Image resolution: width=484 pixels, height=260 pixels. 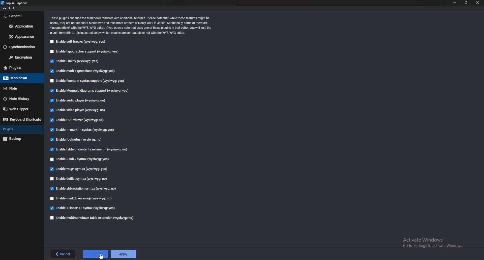 What do you see at coordinates (90, 149) in the screenshot?
I see `Enable table of contents extension (wysiwyg: no)` at bounding box center [90, 149].